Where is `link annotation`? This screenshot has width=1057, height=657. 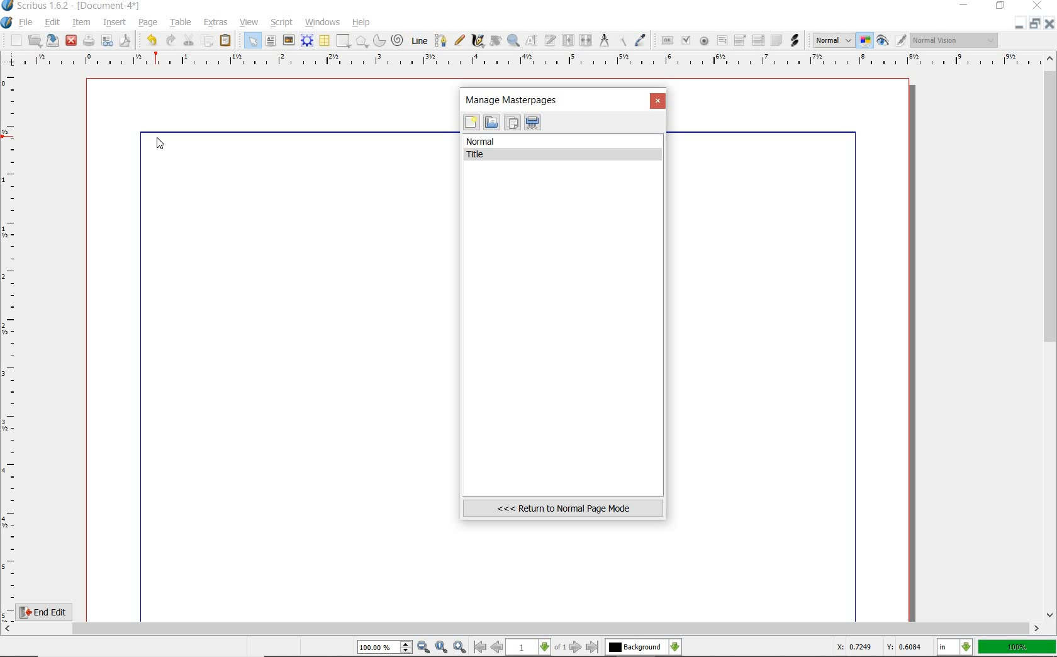
link annotation is located at coordinates (795, 40).